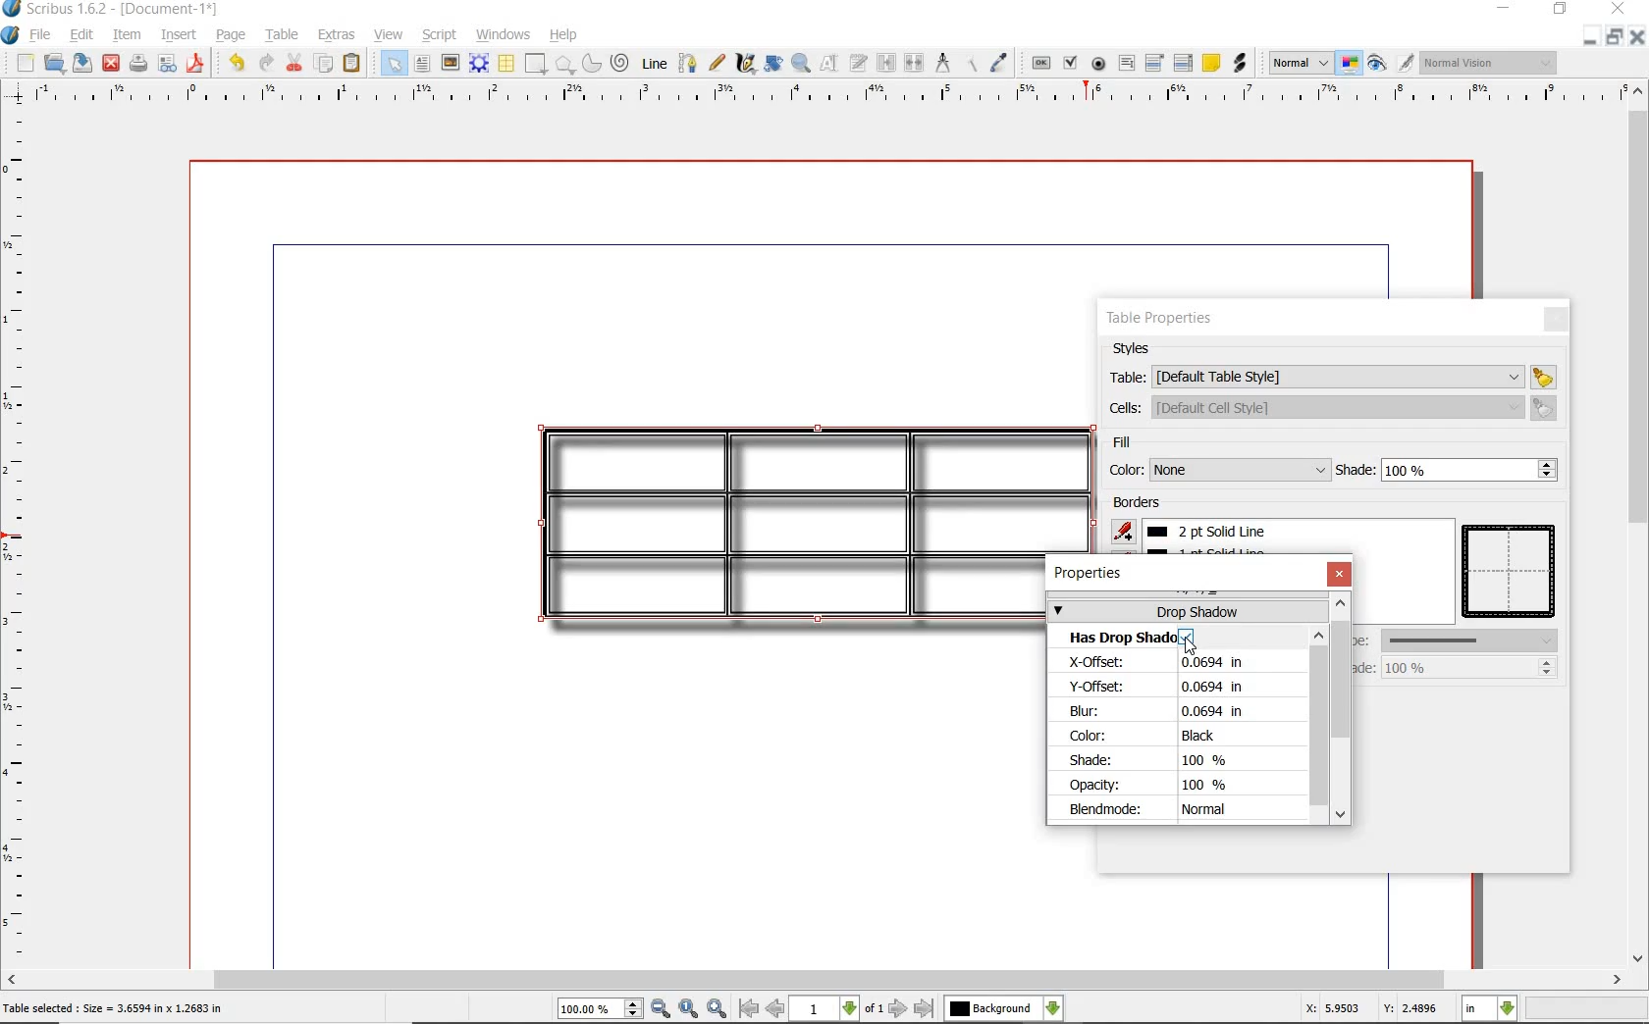 This screenshot has width=1649, height=1024. I want to click on pdf combo box, so click(1154, 64).